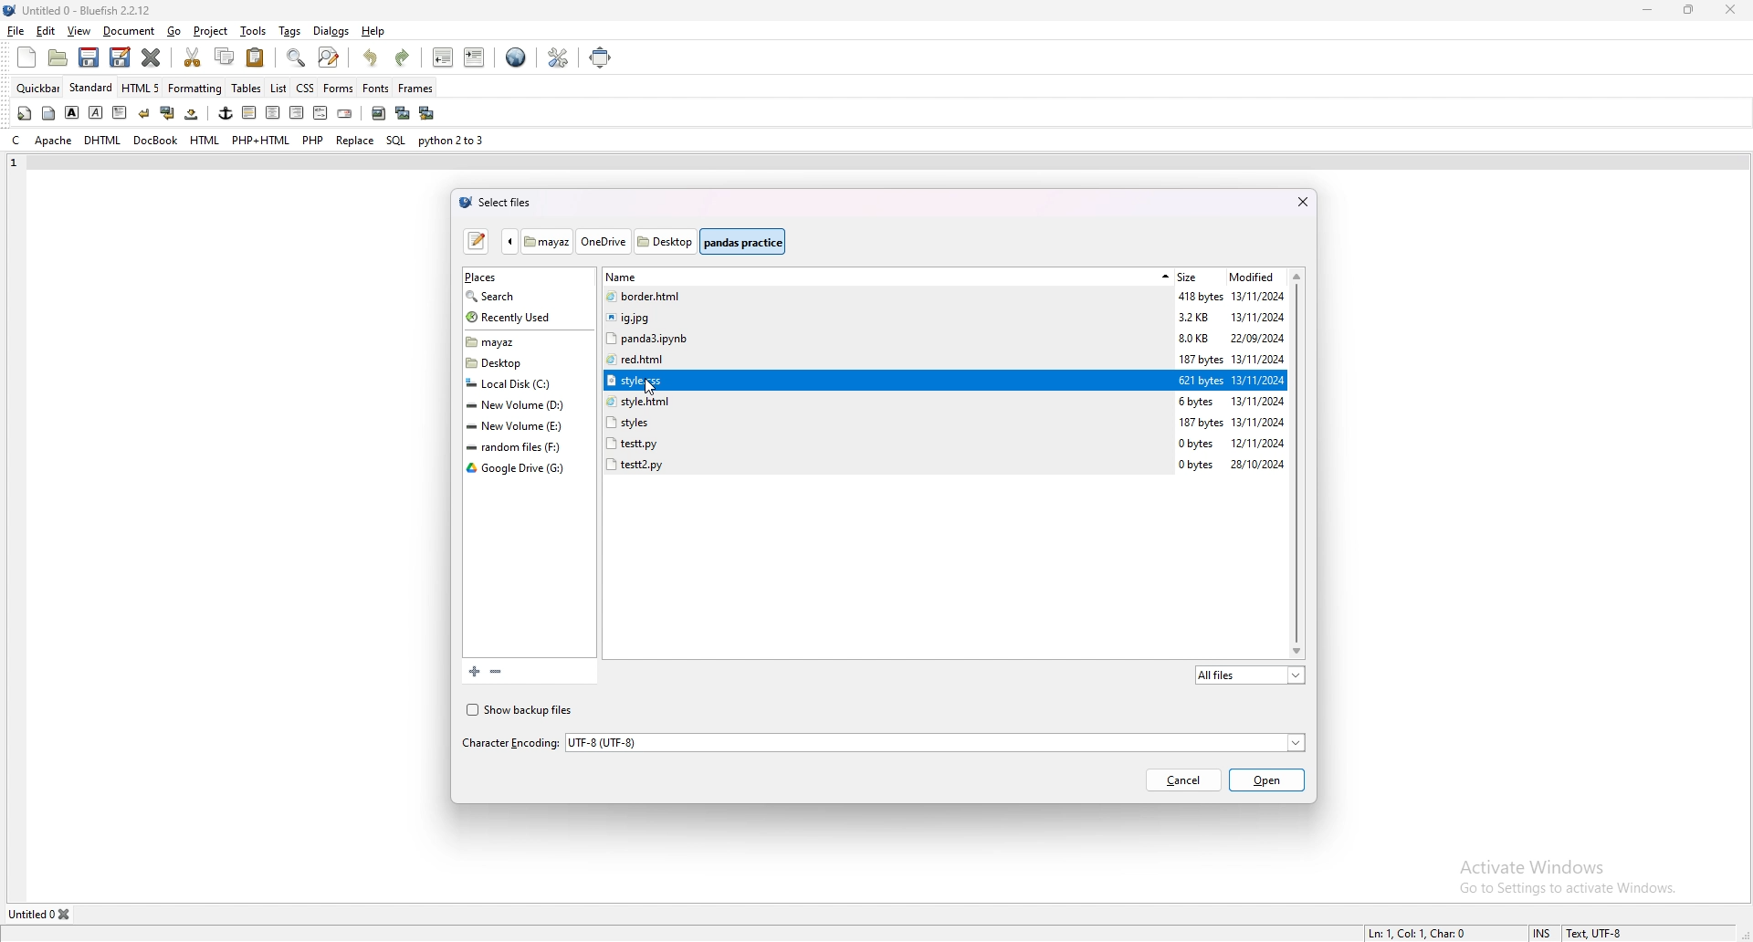  I want to click on logo, so click(13, 11).